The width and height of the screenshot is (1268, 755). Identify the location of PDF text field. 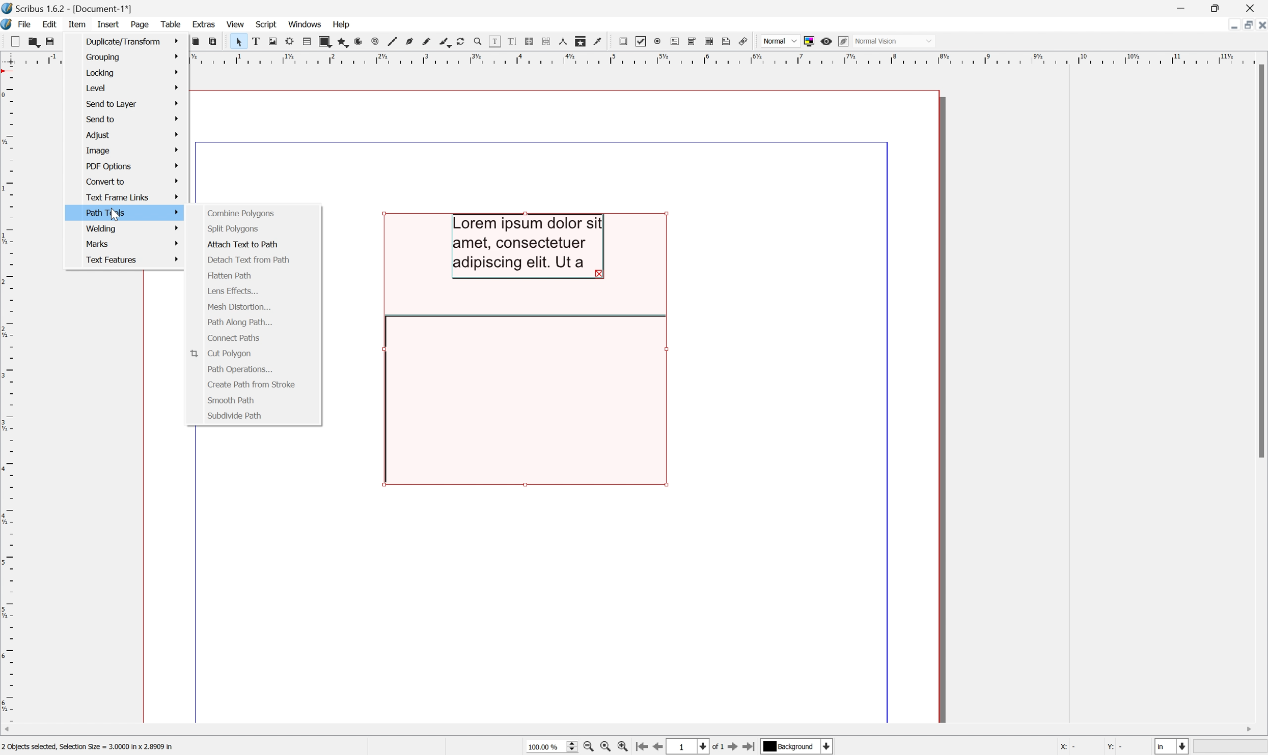
(673, 41).